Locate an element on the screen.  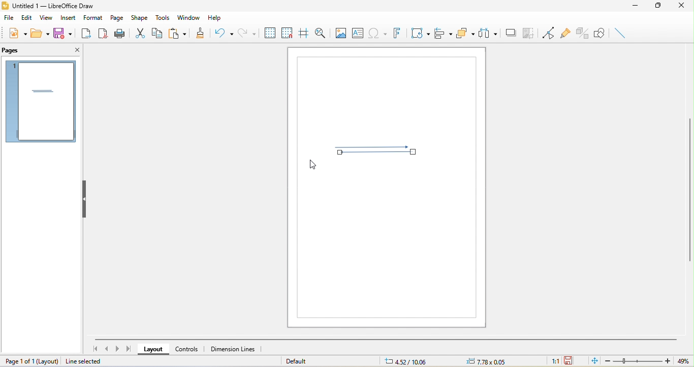
gluepoint function is located at coordinates (564, 32).